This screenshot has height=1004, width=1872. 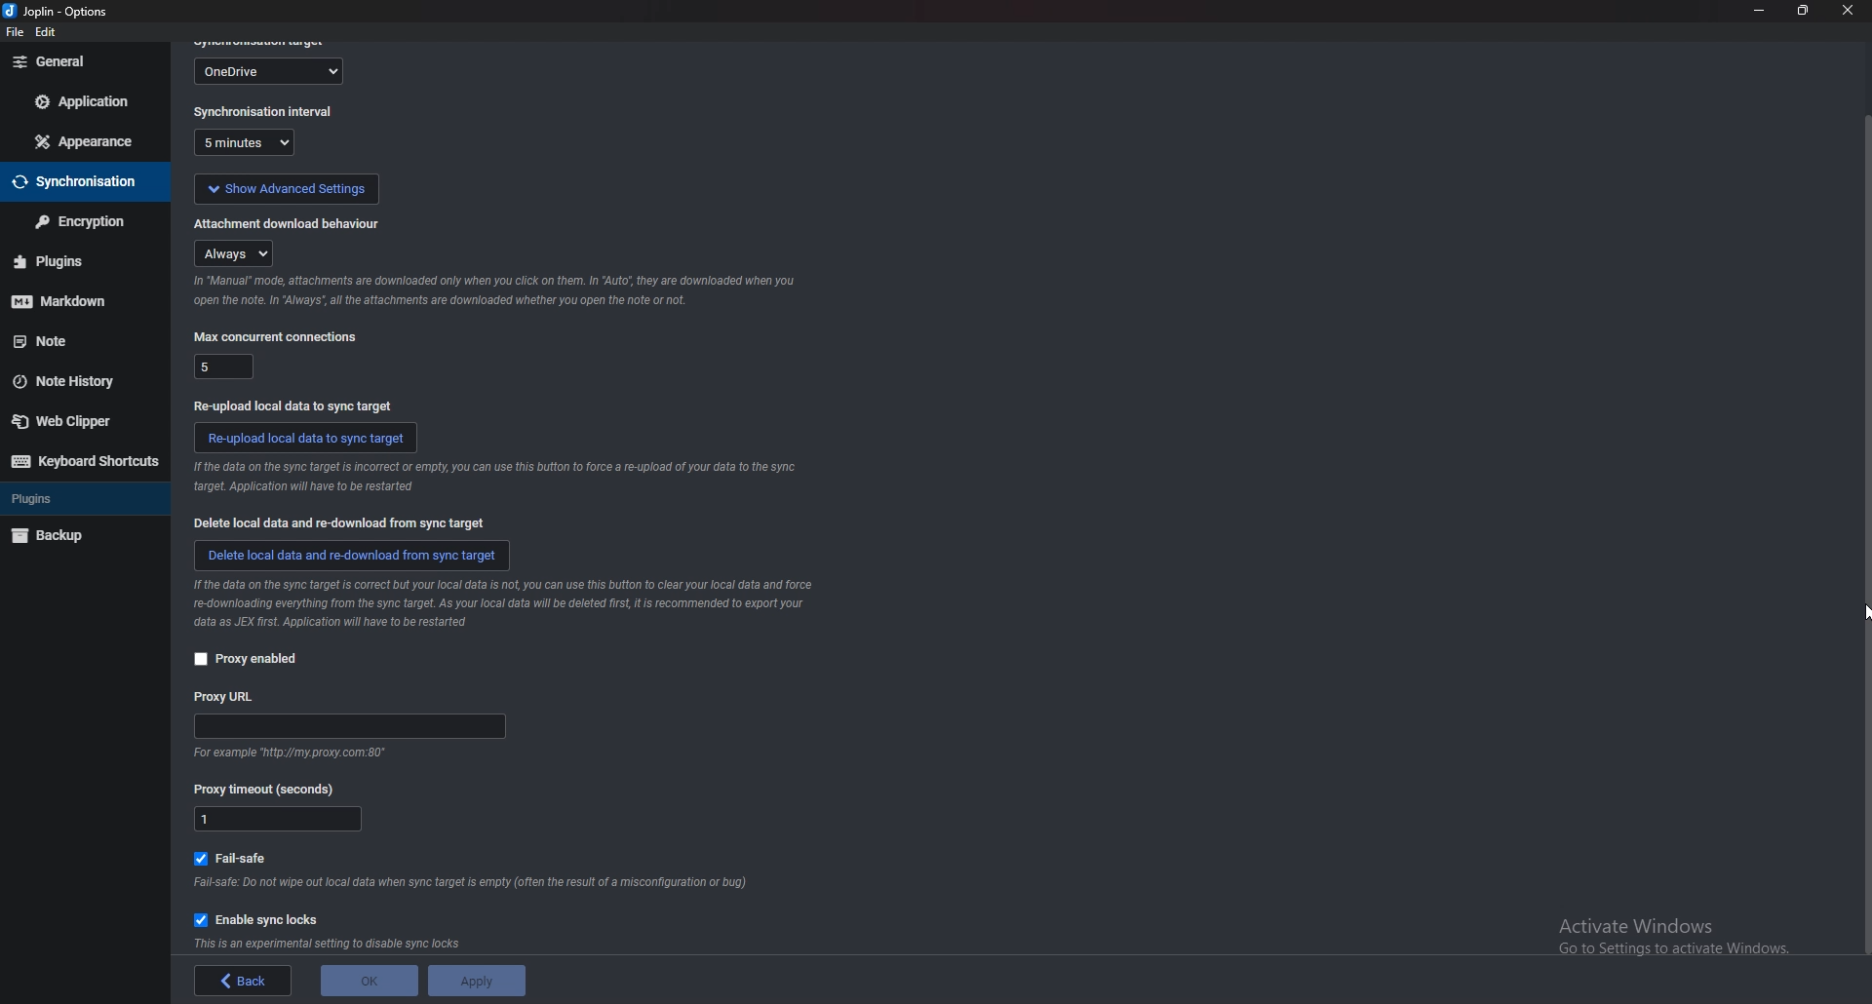 What do you see at coordinates (330, 944) in the screenshot?
I see `info` at bounding box center [330, 944].